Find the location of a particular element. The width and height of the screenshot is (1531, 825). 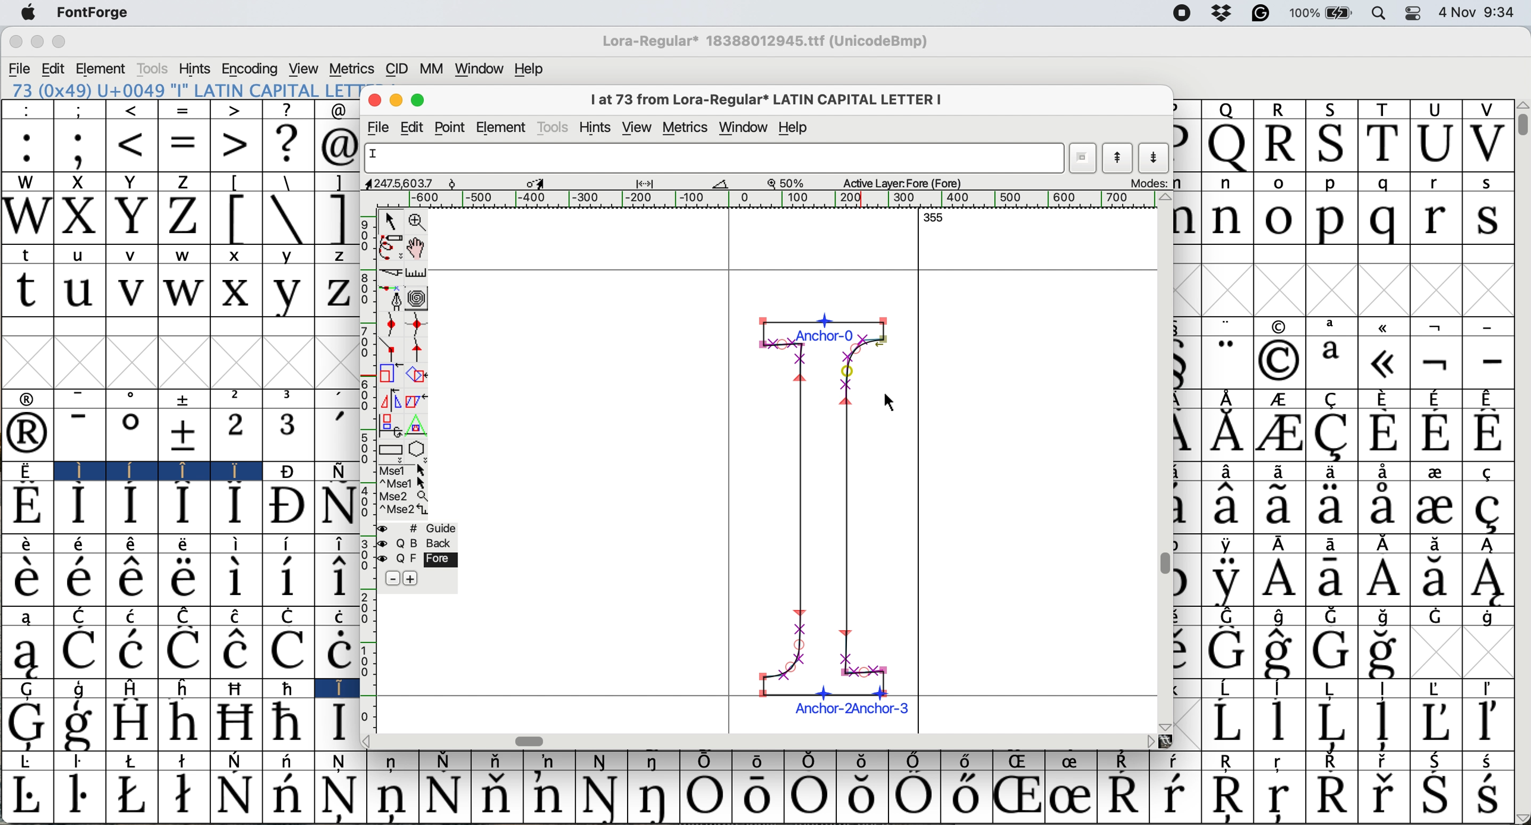

screen recorder is located at coordinates (1181, 14).